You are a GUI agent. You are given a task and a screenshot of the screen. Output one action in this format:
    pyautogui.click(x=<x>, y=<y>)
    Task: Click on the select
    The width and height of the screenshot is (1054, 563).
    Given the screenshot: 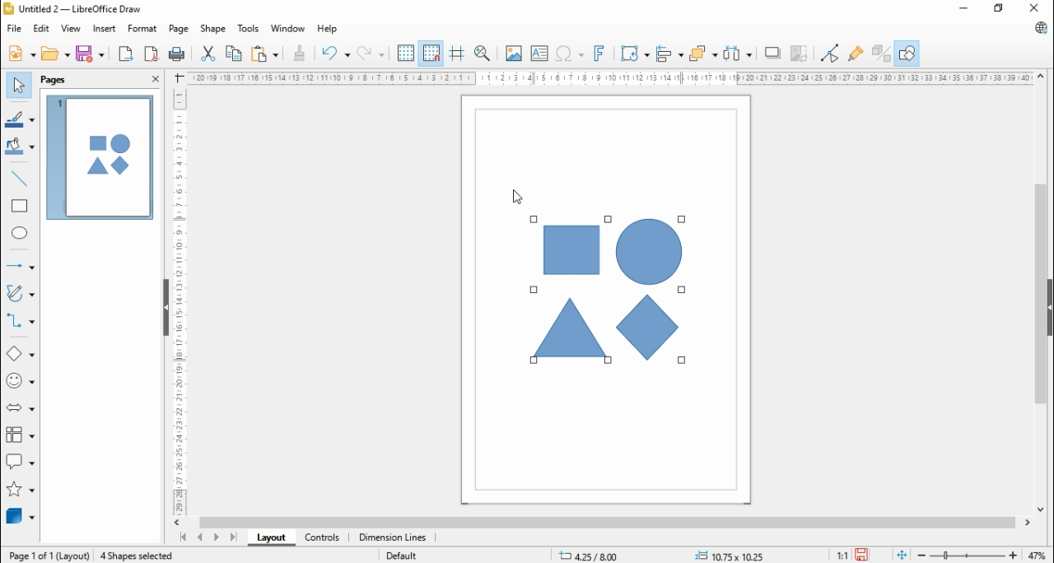 What is the action you would take?
    pyautogui.click(x=19, y=86)
    